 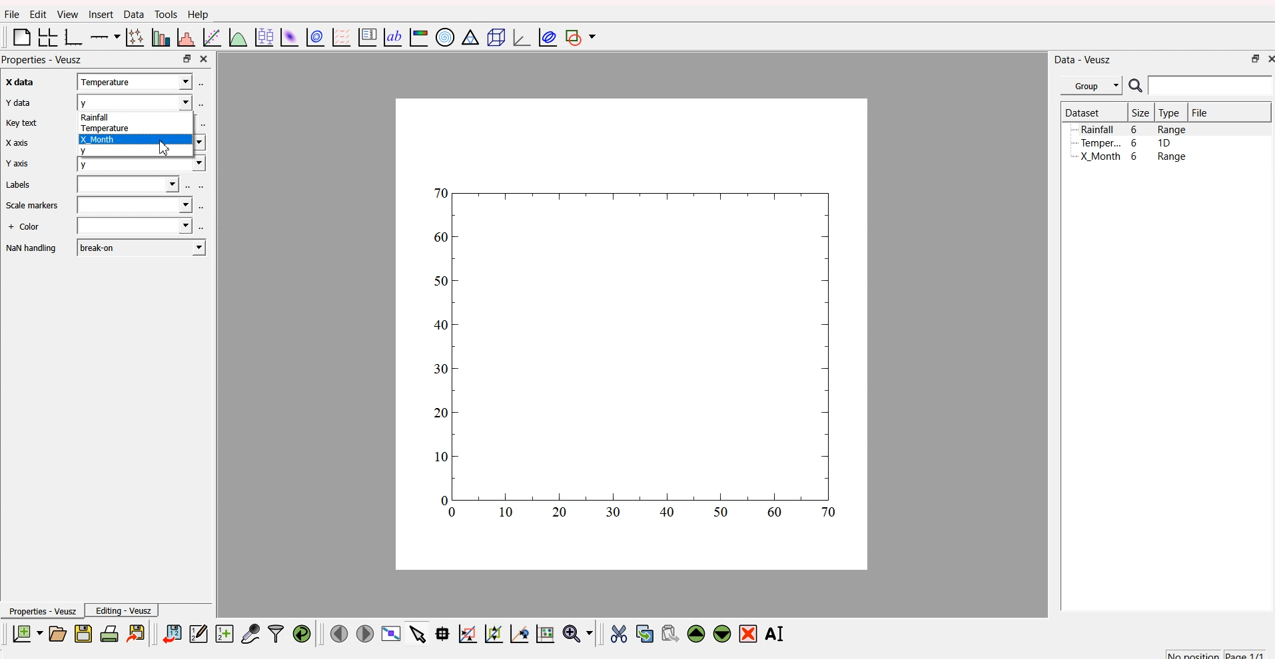 What do you see at coordinates (1252, 61) in the screenshot?
I see `maximize` at bounding box center [1252, 61].